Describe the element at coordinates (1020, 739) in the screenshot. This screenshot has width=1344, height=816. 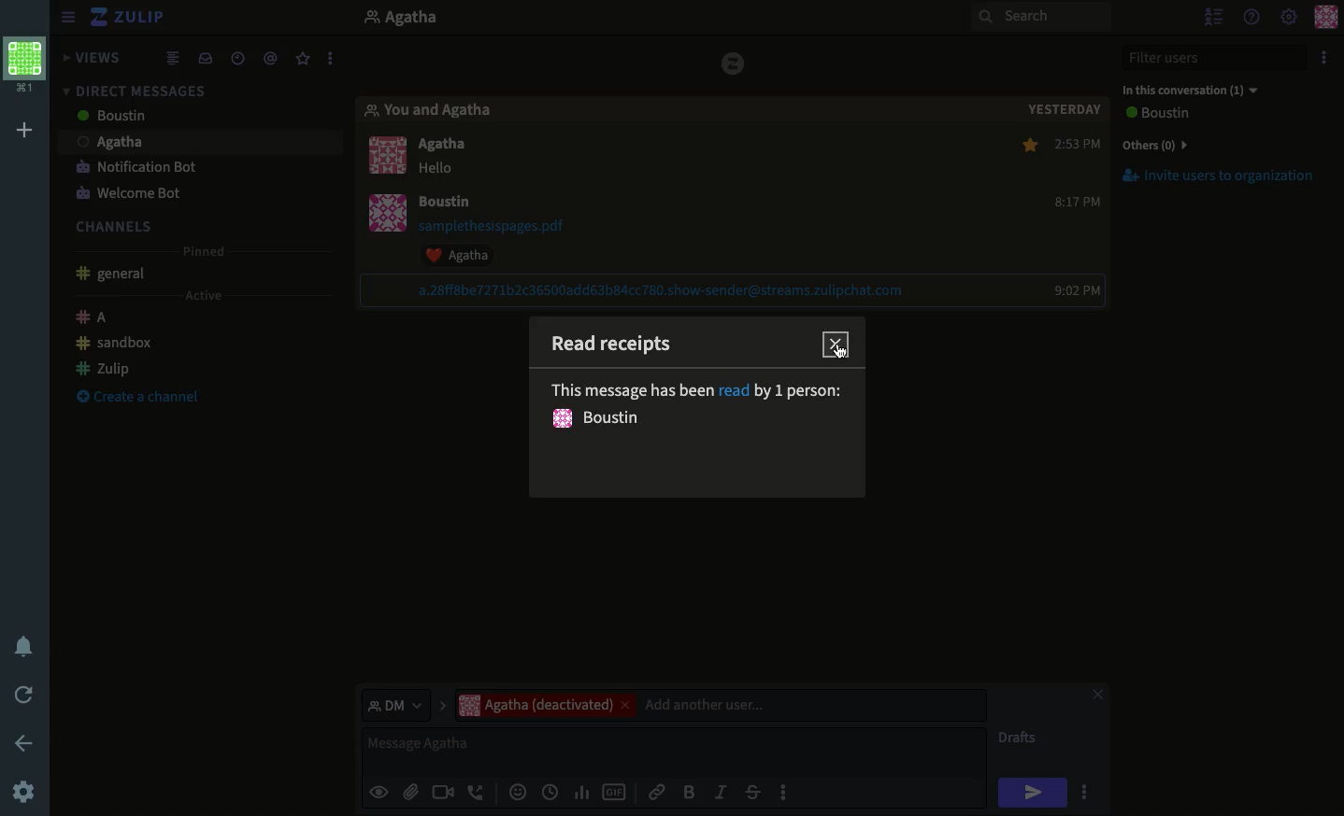
I see `Drafts` at that location.